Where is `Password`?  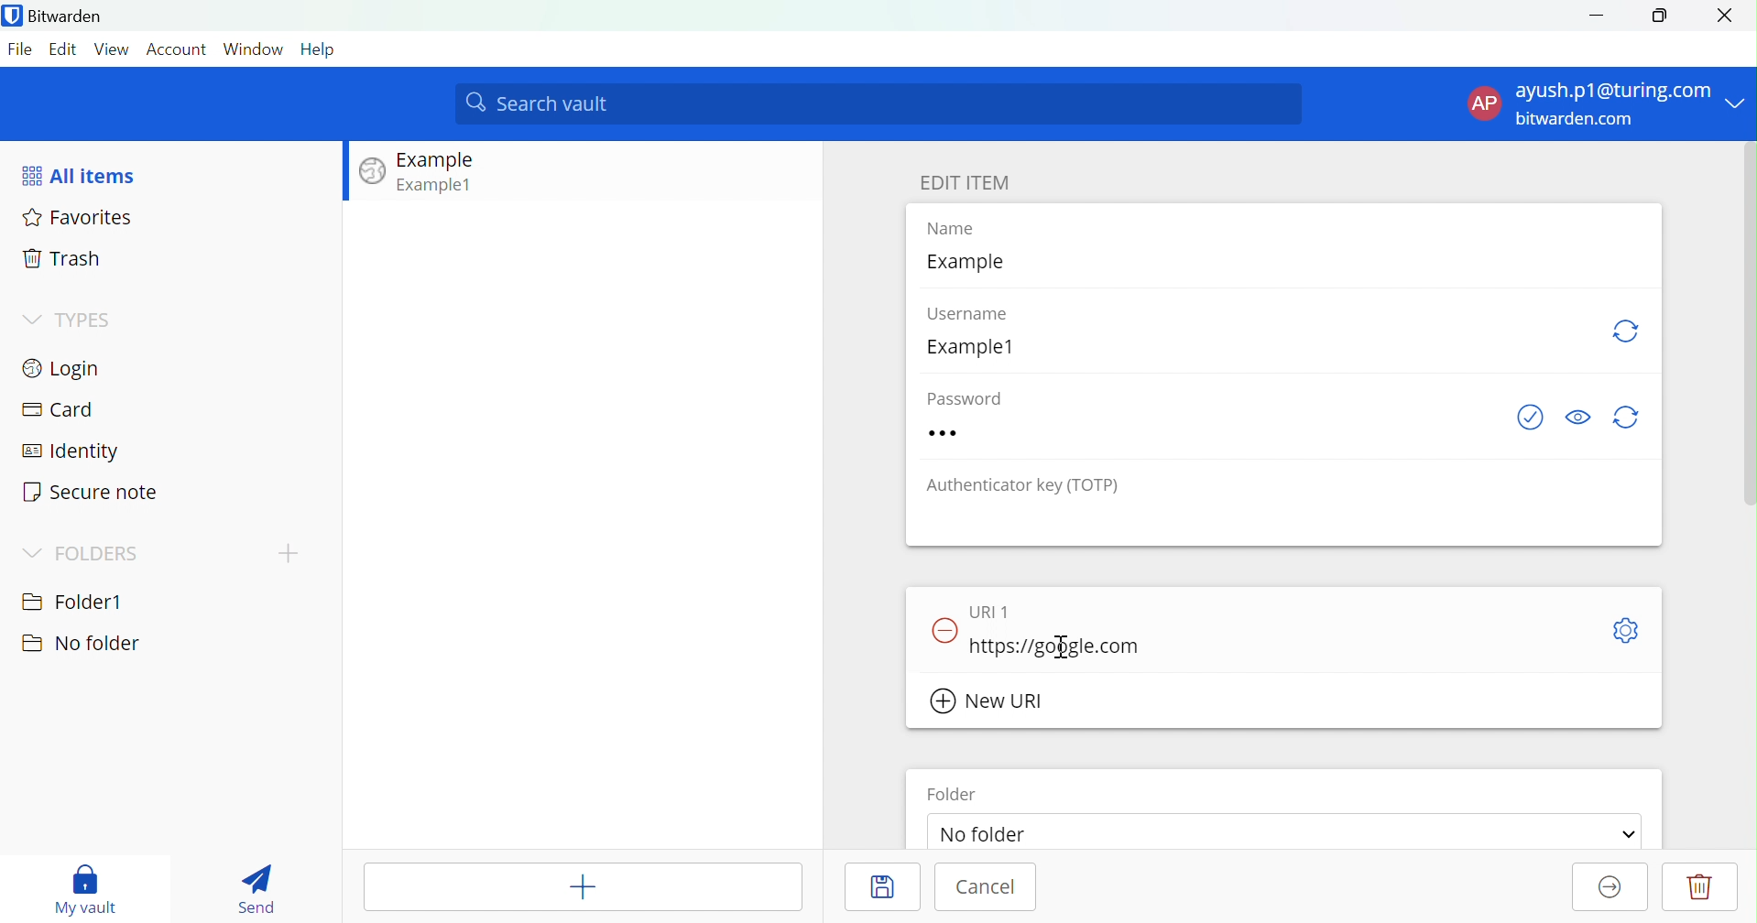
Password is located at coordinates (982, 432).